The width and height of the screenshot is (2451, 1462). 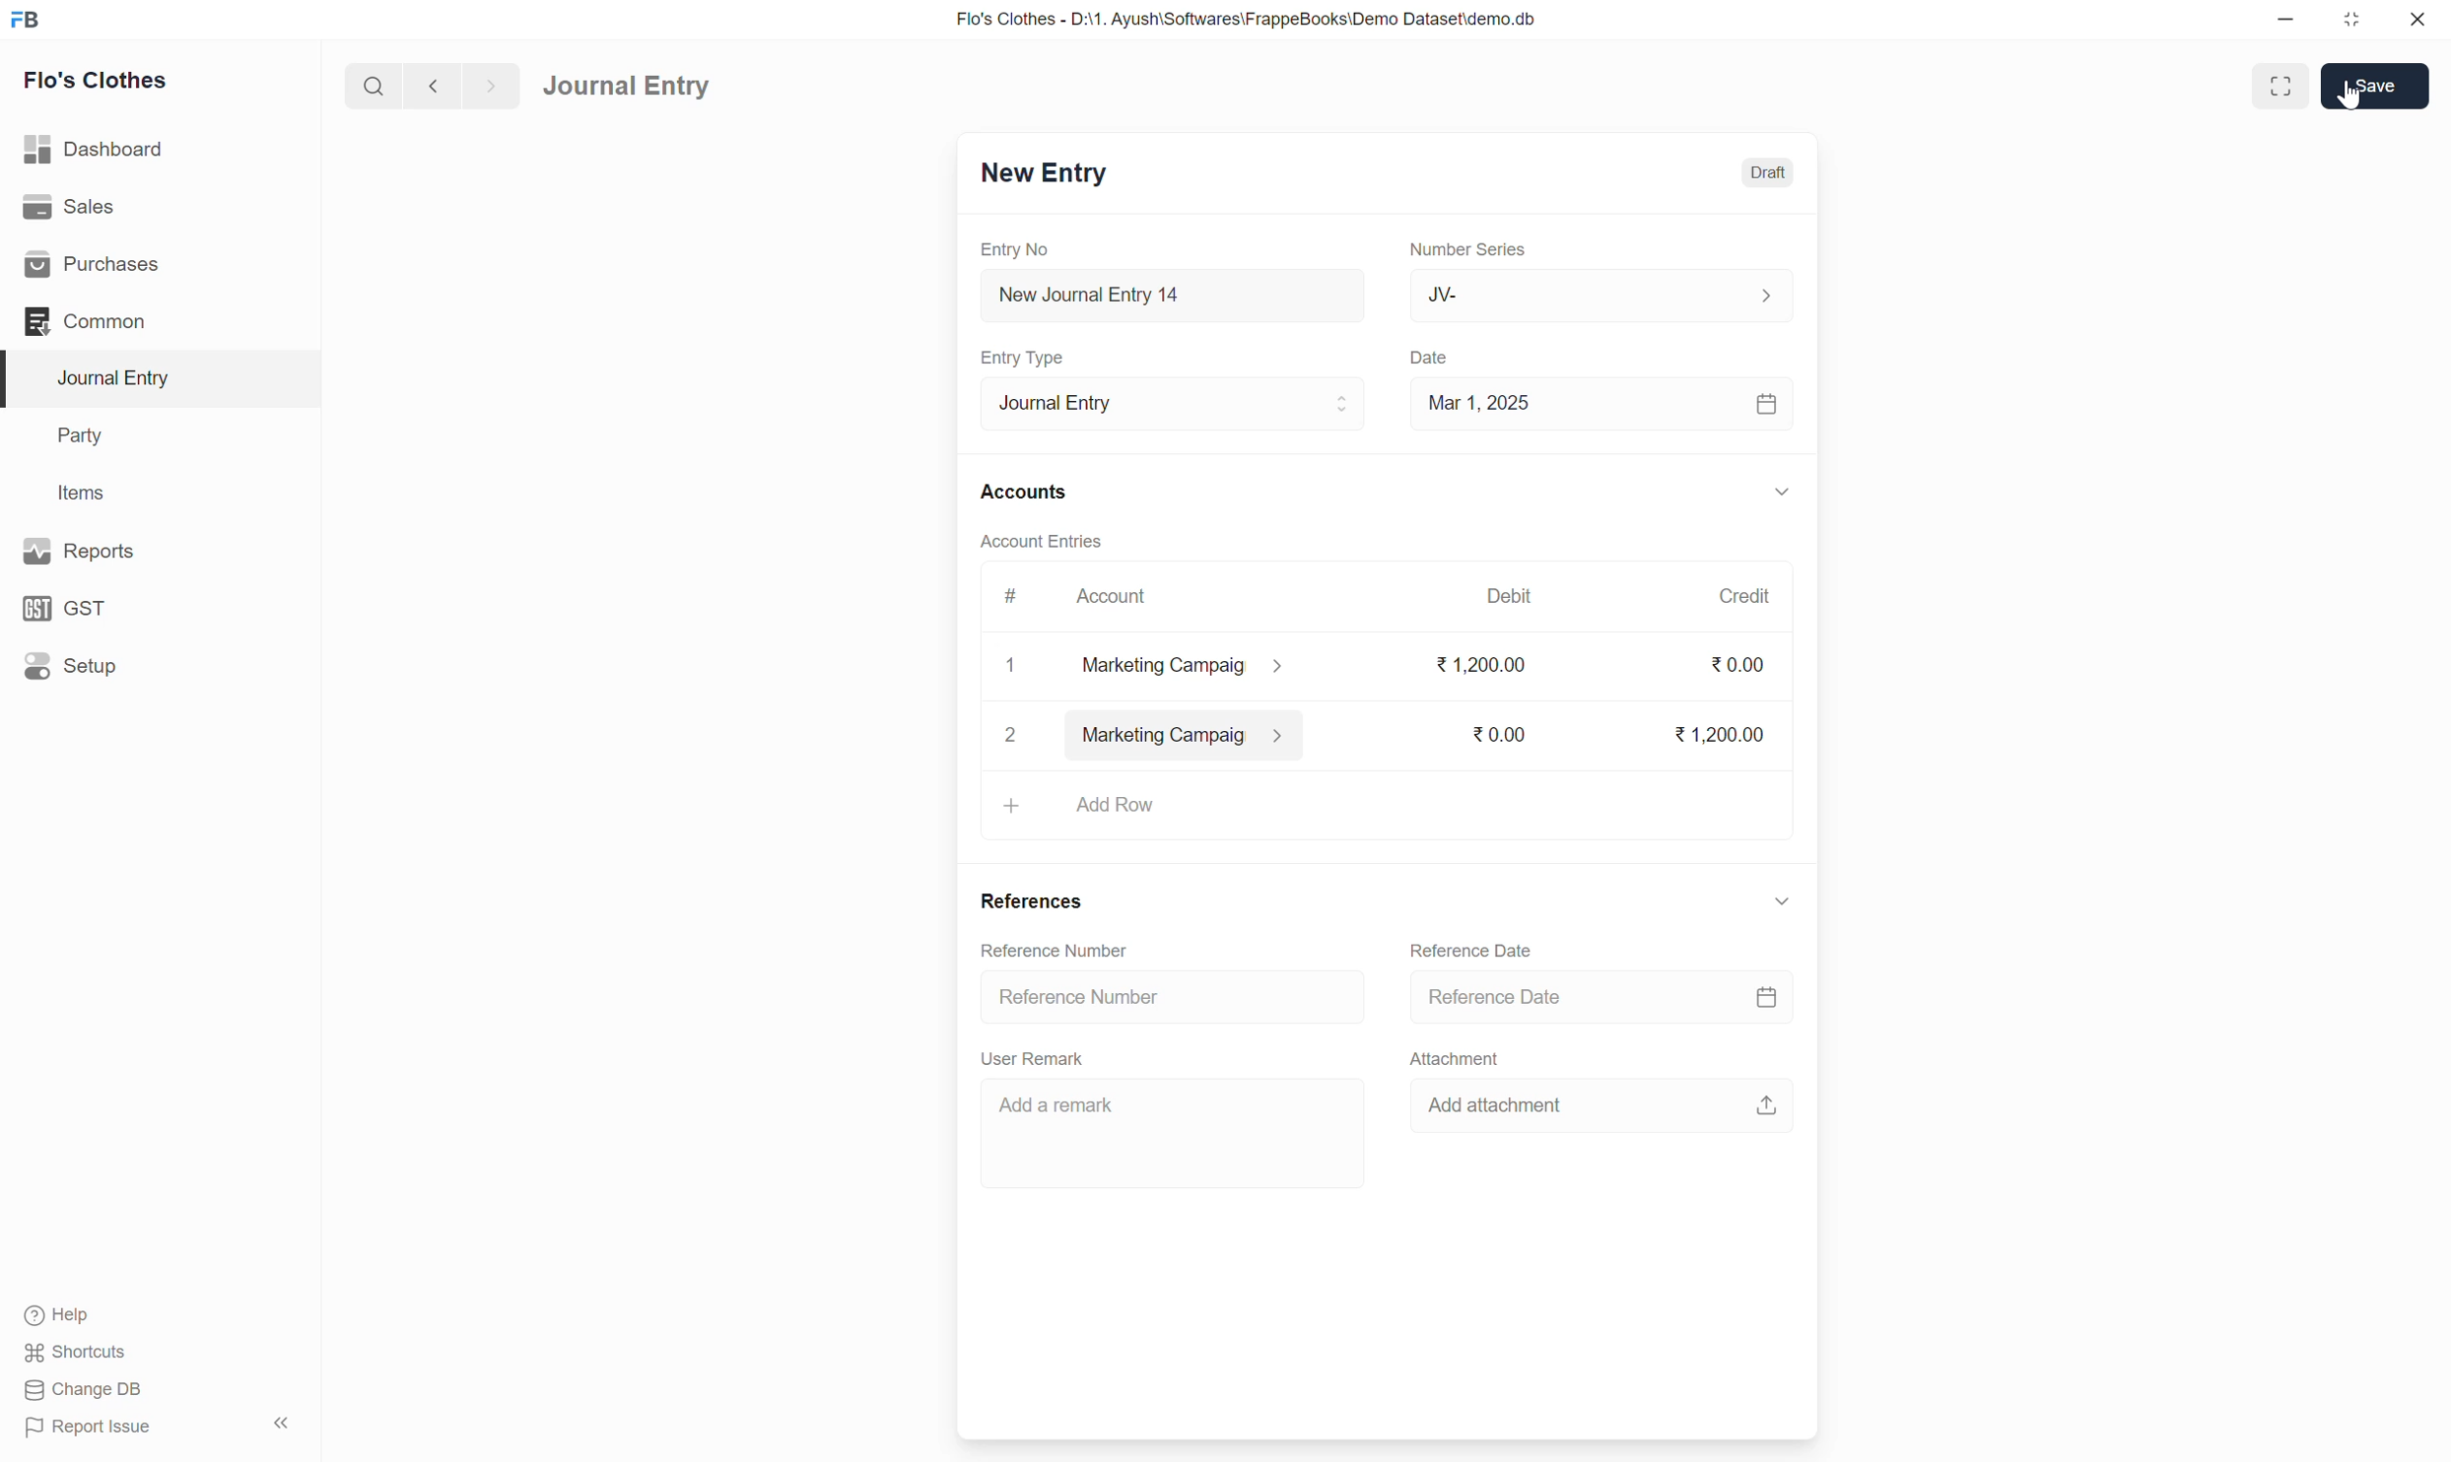 What do you see at coordinates (1044, 170) in the screenshot?
I see `New Entry` at bounding box center [1044, 170].